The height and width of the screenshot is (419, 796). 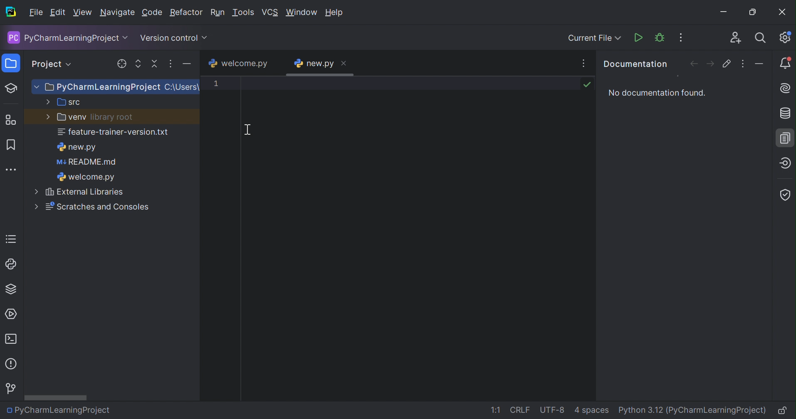 What do you see at coordinates (85, 178) in the screenshot?
I see `welcome.py` at bounding box center [85, 178].